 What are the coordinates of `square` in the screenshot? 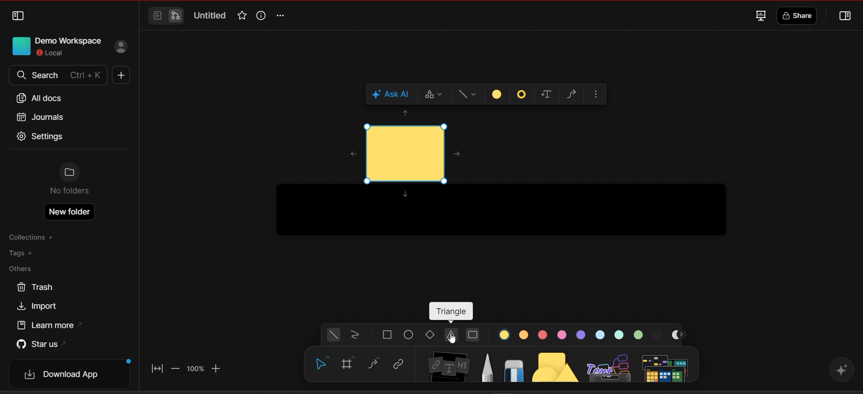 It's located at (387, 335).